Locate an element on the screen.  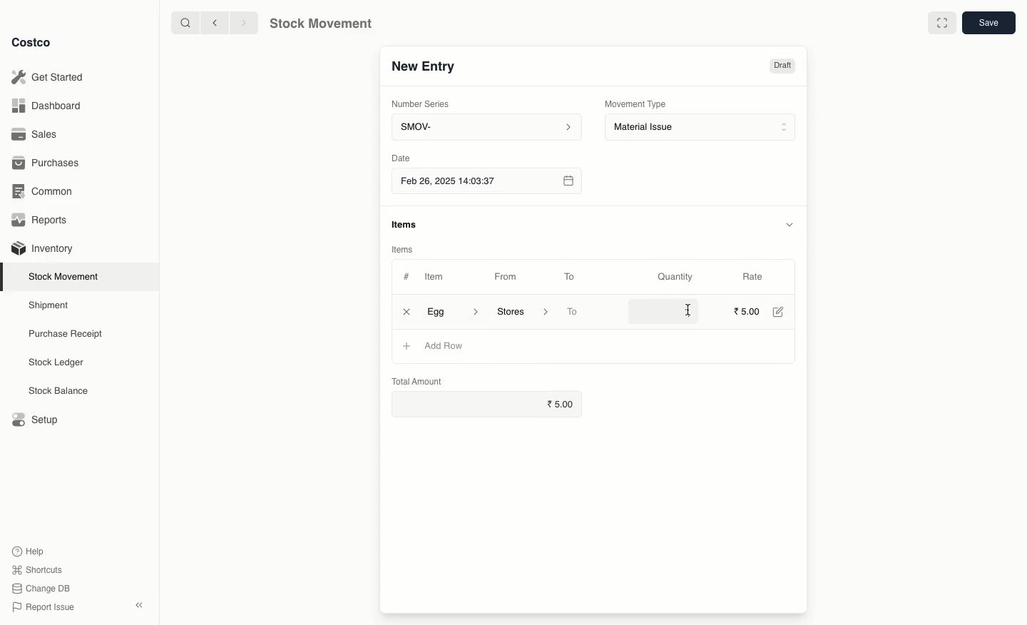
‘Stores is located at coordinates (521, 310).